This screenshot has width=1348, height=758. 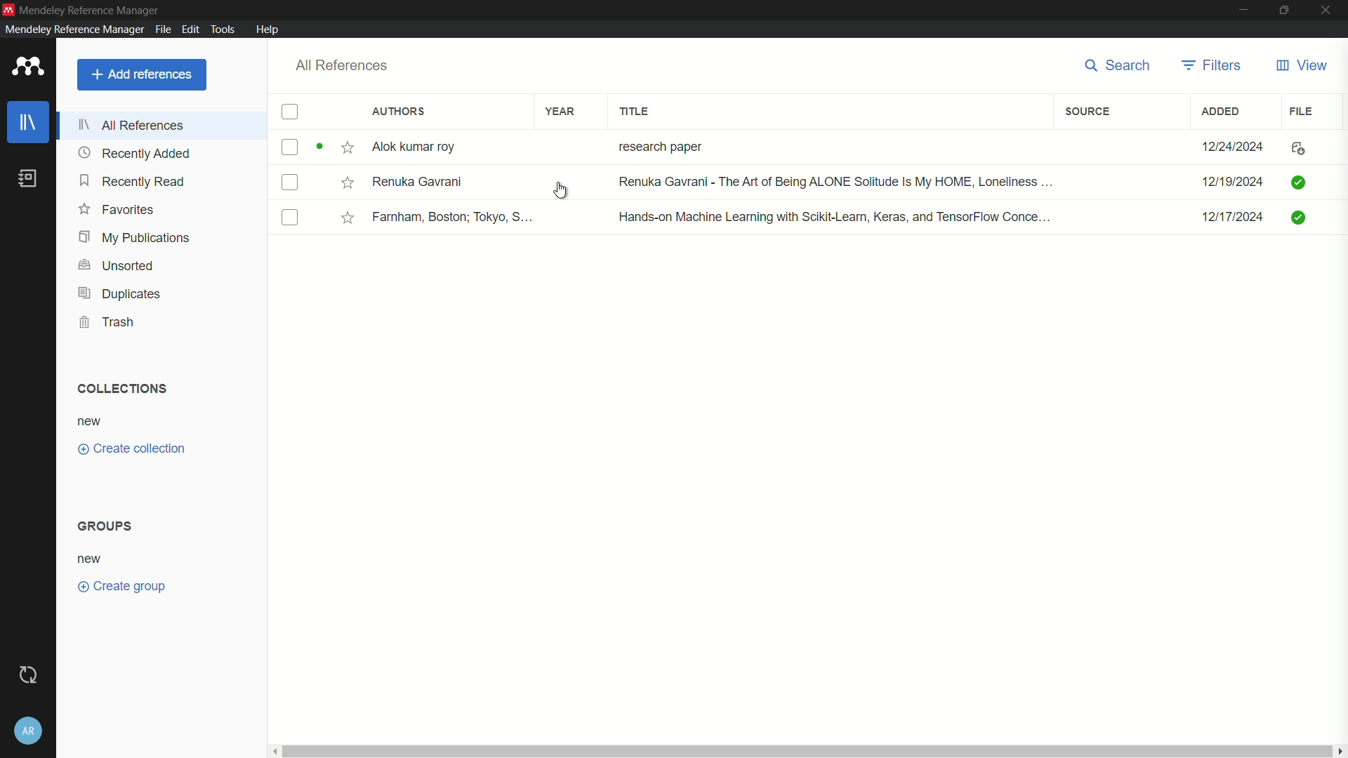 I want to click on book, so click(x=27, y=178).